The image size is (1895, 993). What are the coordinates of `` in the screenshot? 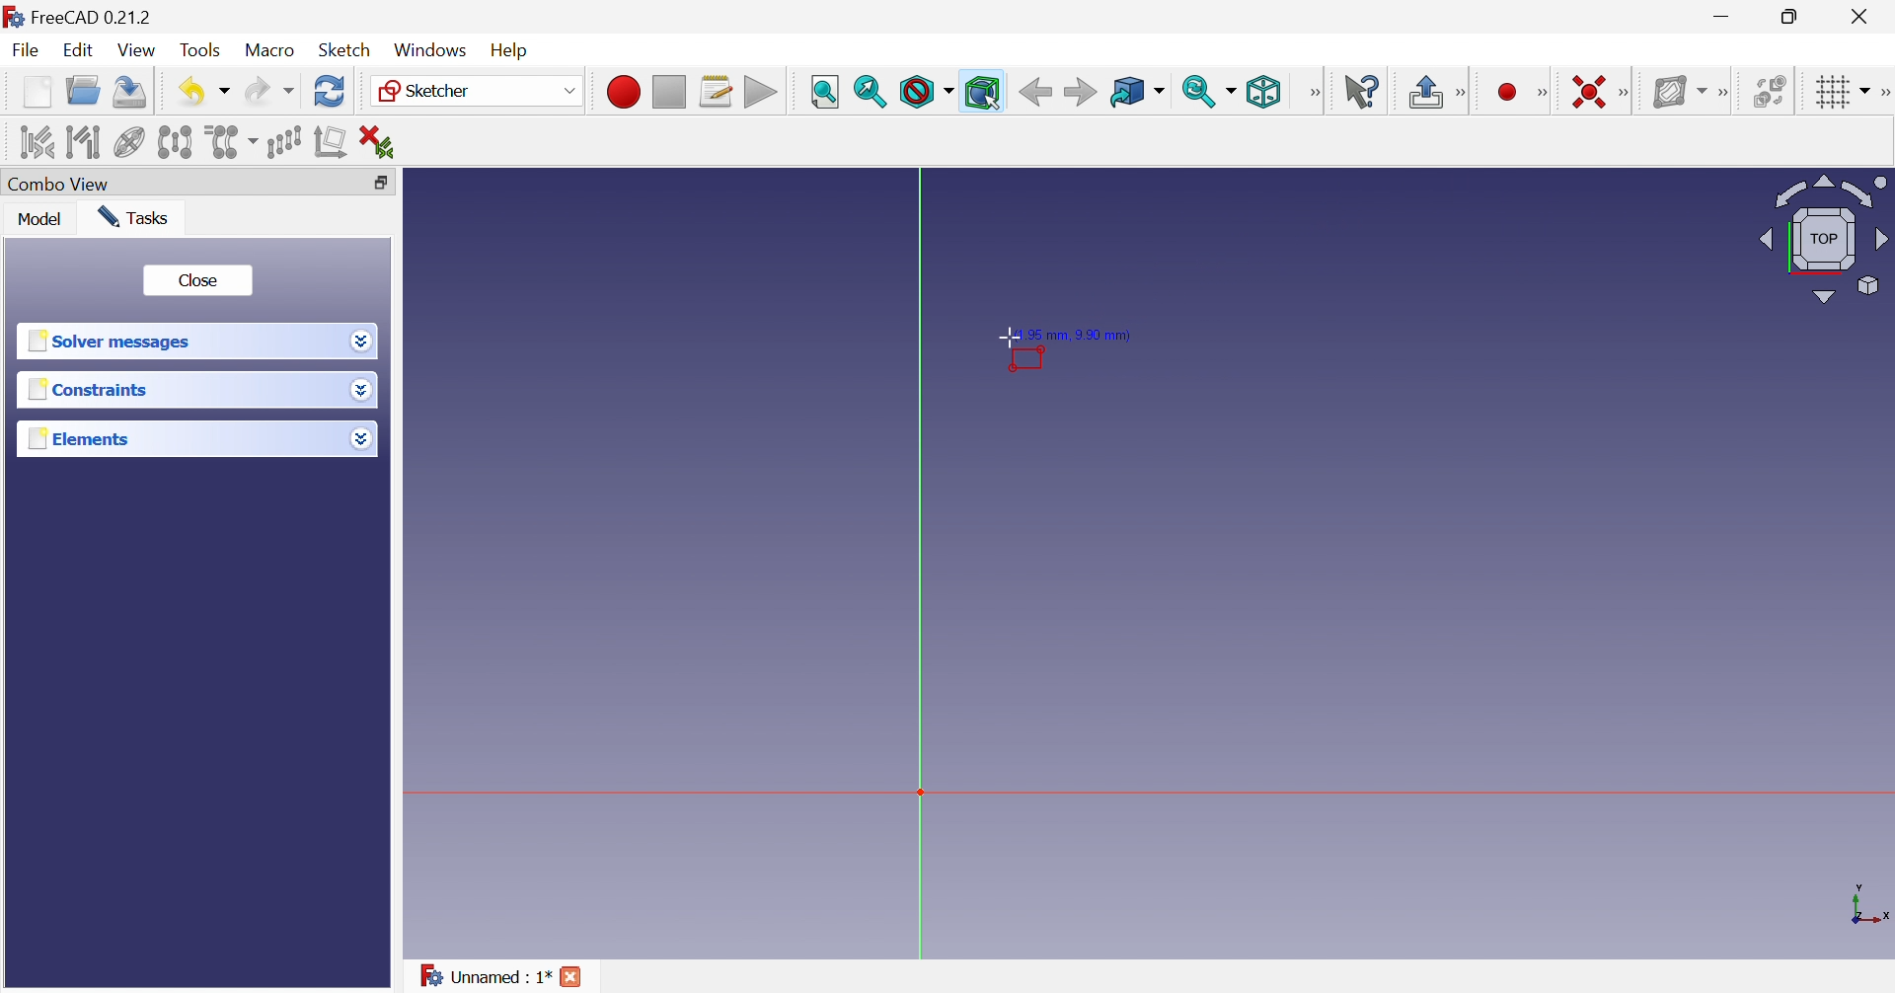 It's located at (509, 51).